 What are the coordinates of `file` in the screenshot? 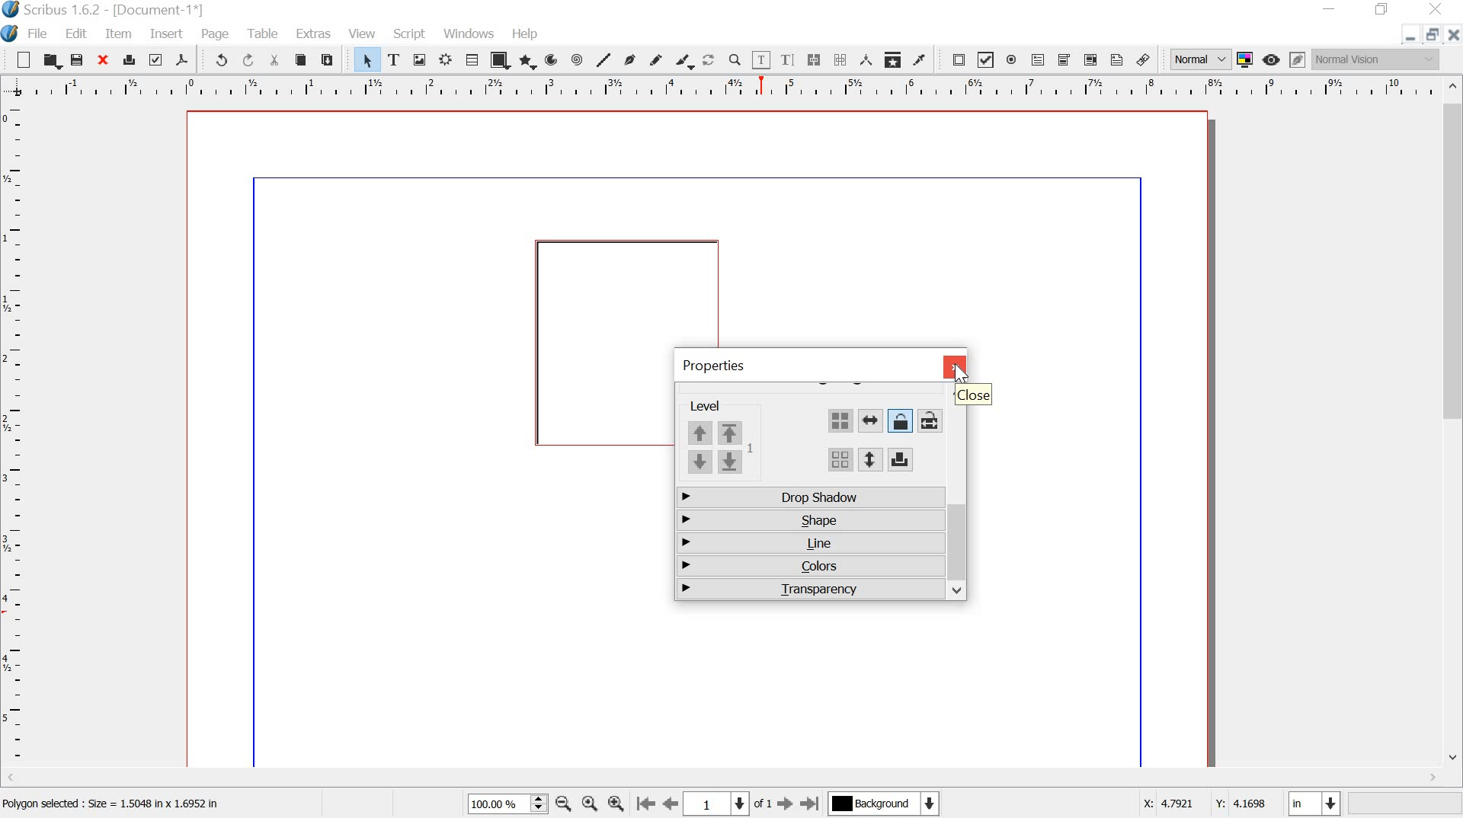 It's located at (38, 34).